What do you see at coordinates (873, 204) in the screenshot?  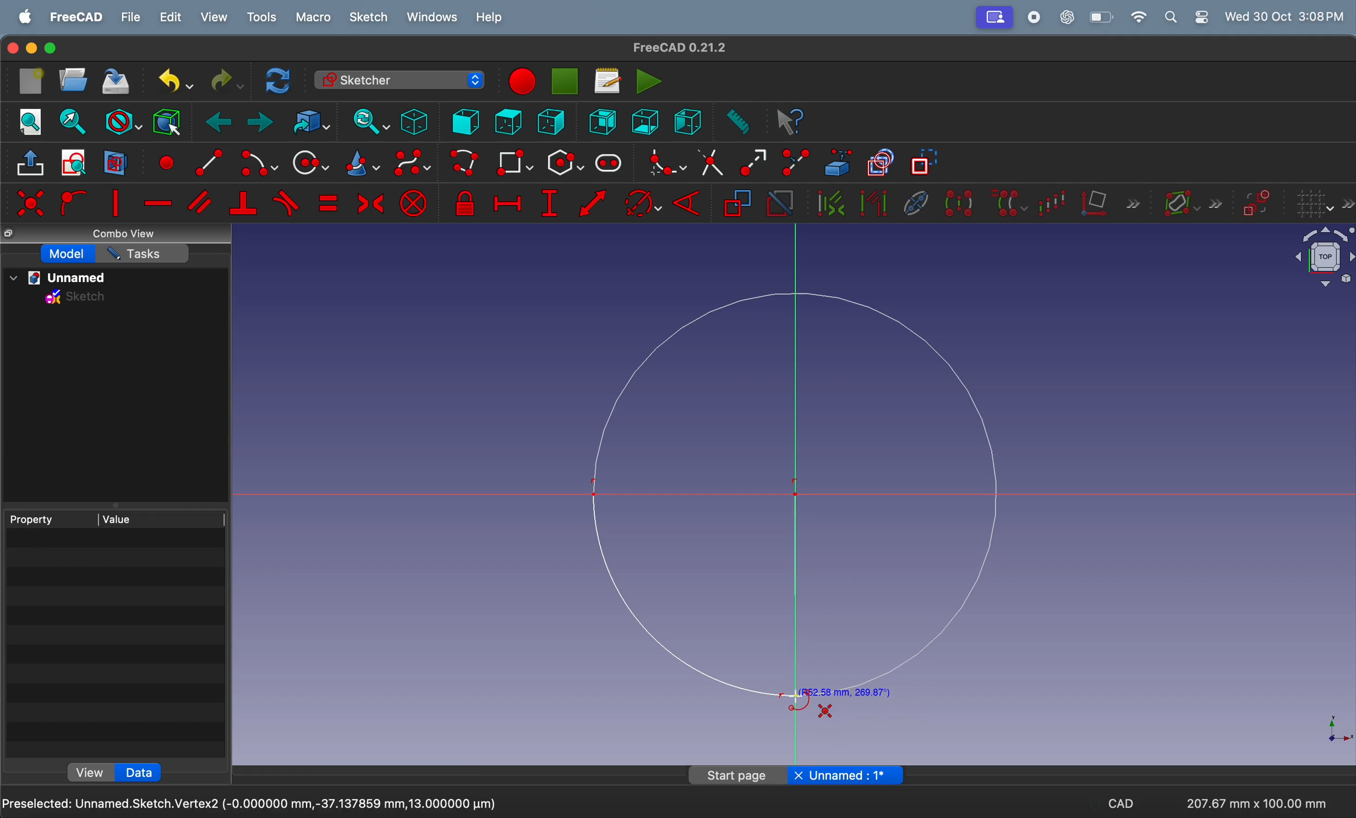 I see `select associated geometry` at bounding box center [873, 204].